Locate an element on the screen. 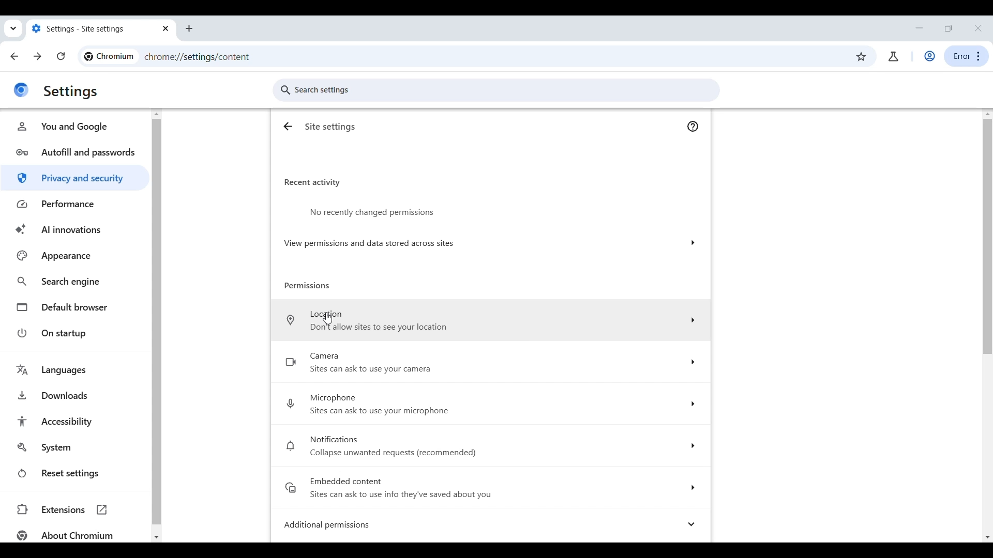  Microphone: sites can ask to use your microphone is located at coordinates (489, 404).